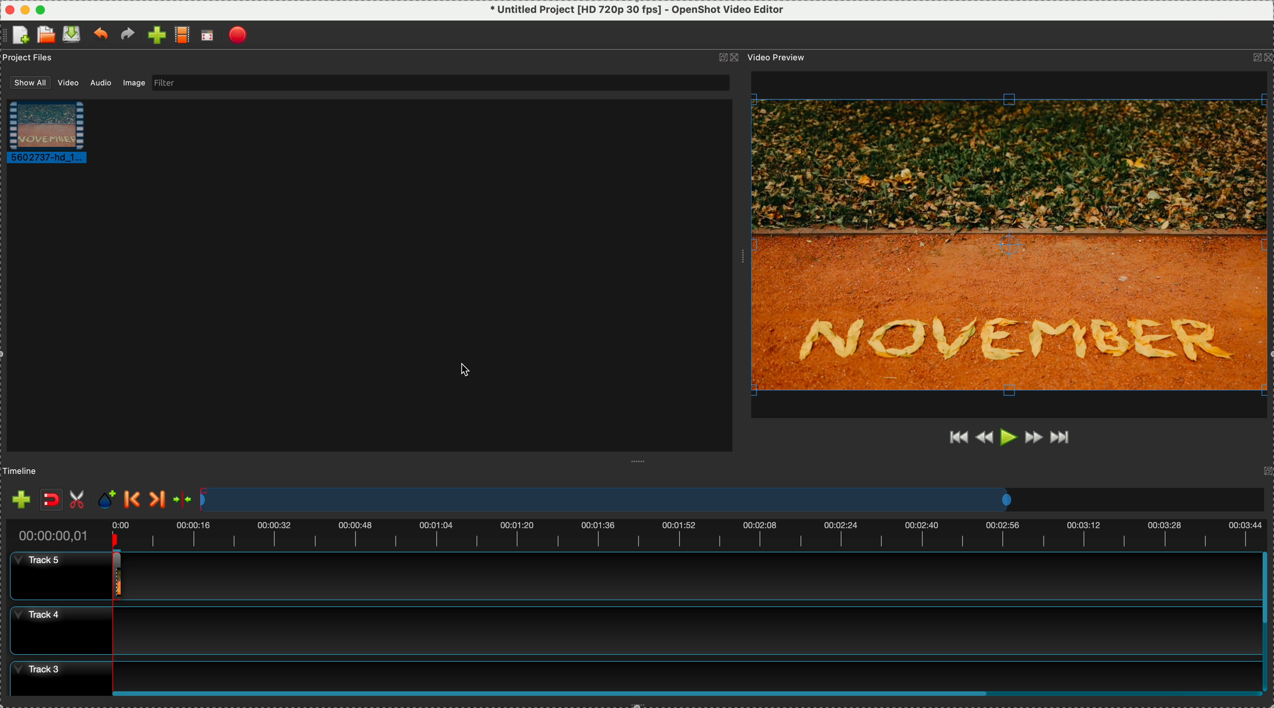 The width and height of the screenshot is (1274, 708). What do you see at coordinates (98, 84) in the screenshot?
I see `audio` at bounding box center [98, 84].